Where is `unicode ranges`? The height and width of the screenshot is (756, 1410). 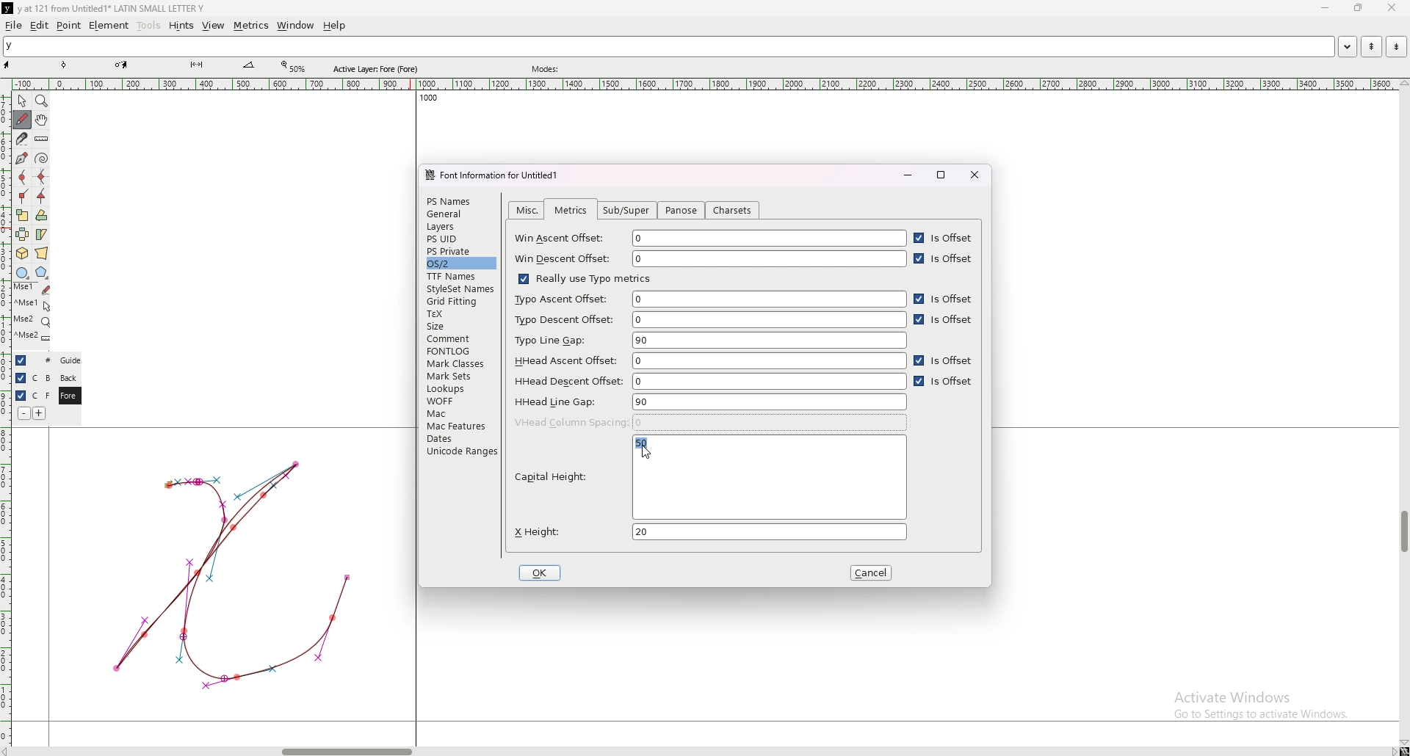
unicode ranges is located at coordinates (460, 451).